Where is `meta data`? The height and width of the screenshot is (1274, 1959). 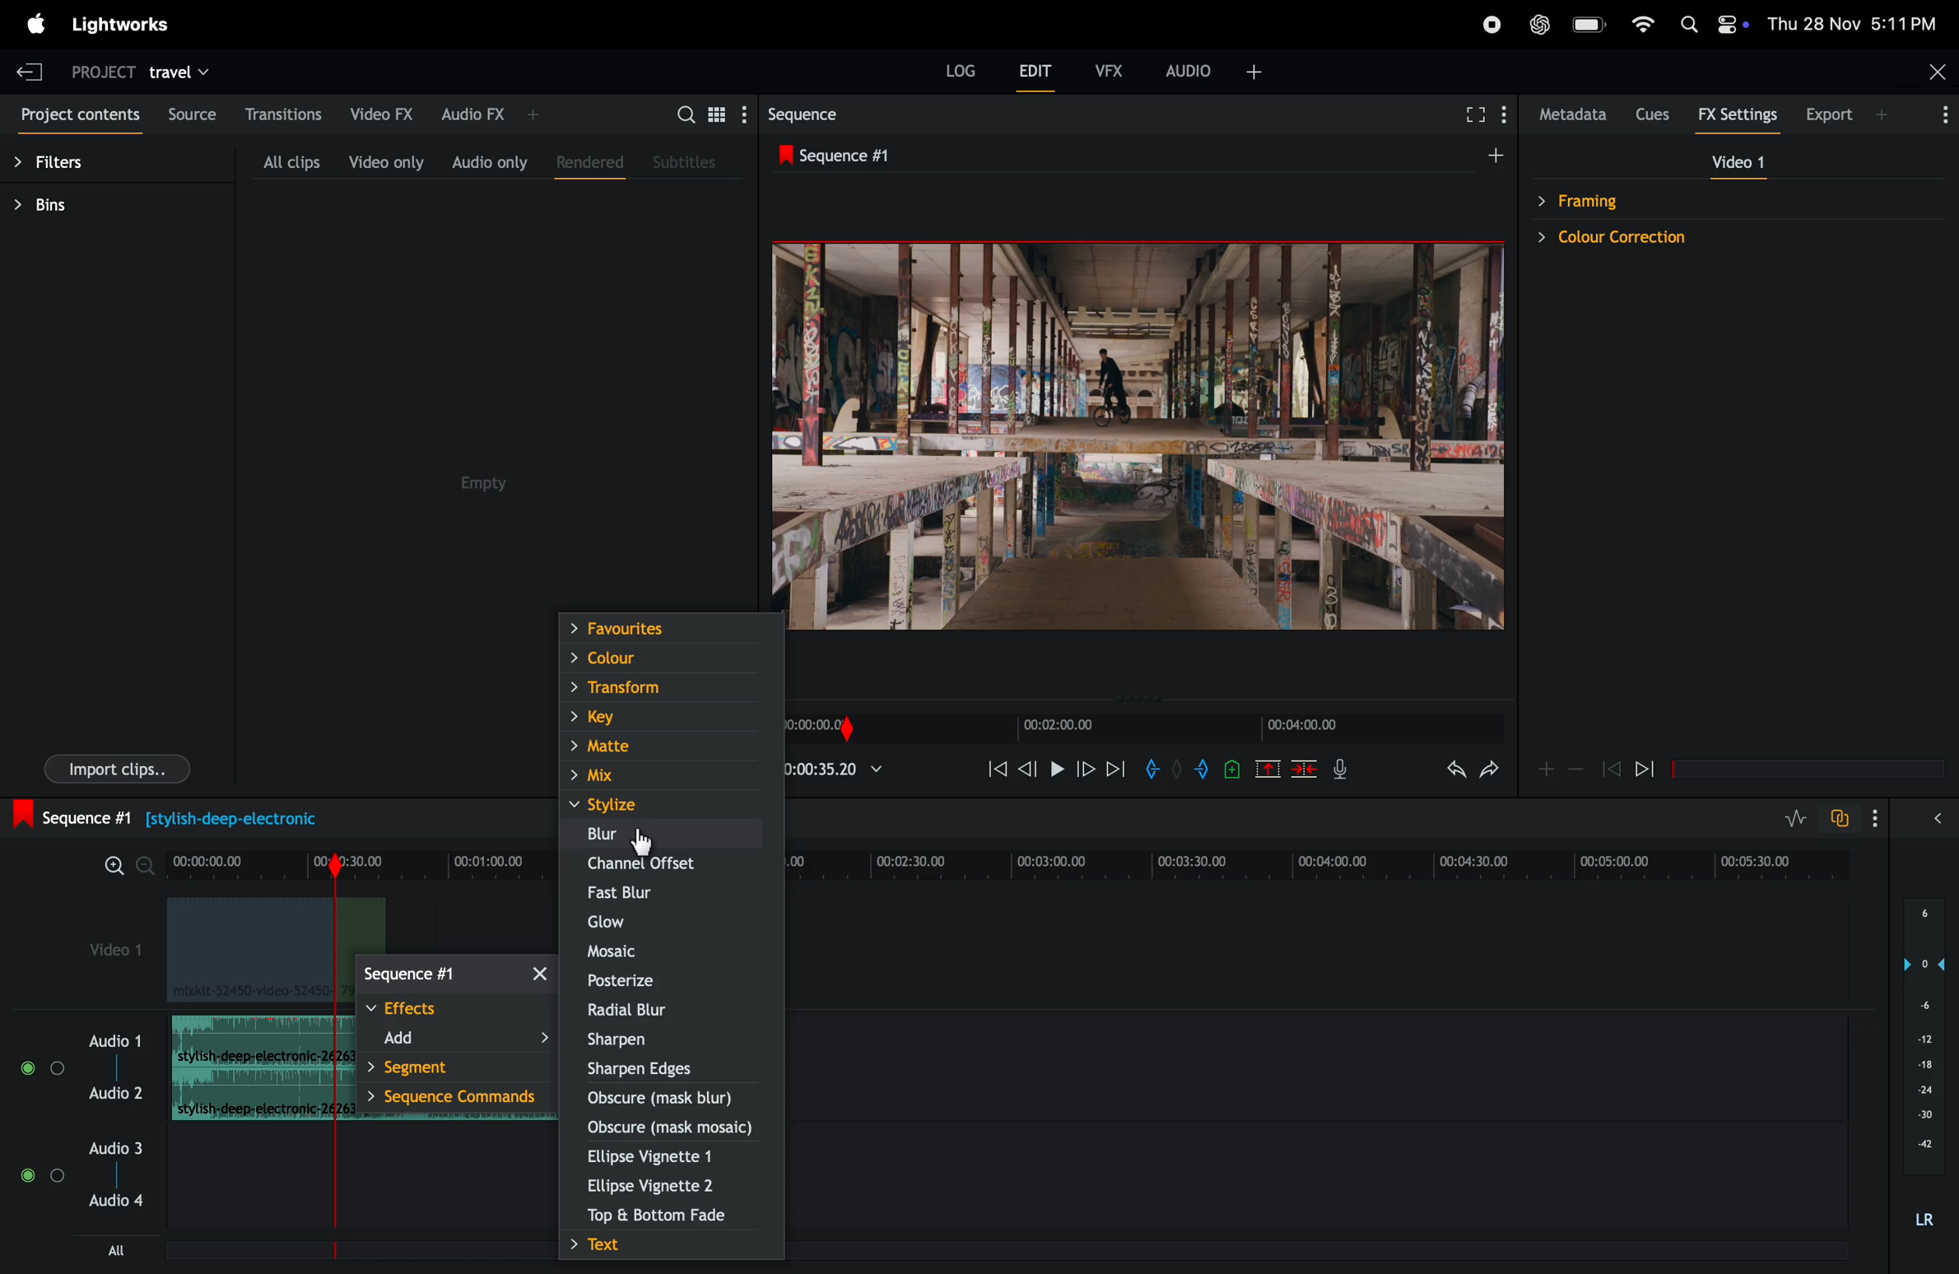
meta data is located at coordinates (1569, 115).